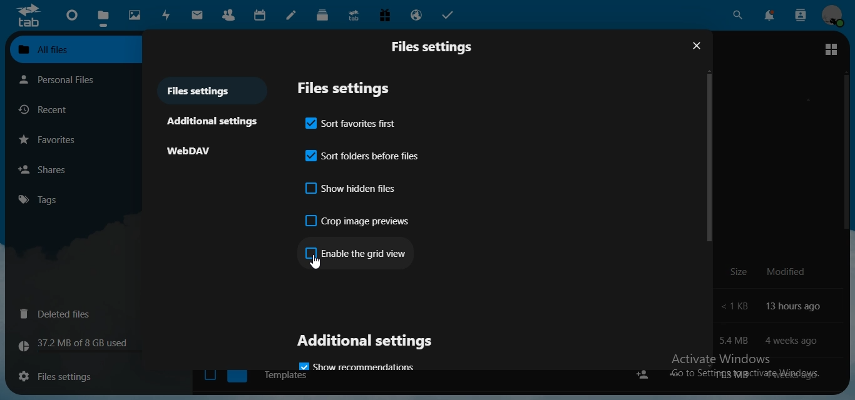  Describe the element at coordinates (47, 110) in the screenshot. I see `recent` at that location.